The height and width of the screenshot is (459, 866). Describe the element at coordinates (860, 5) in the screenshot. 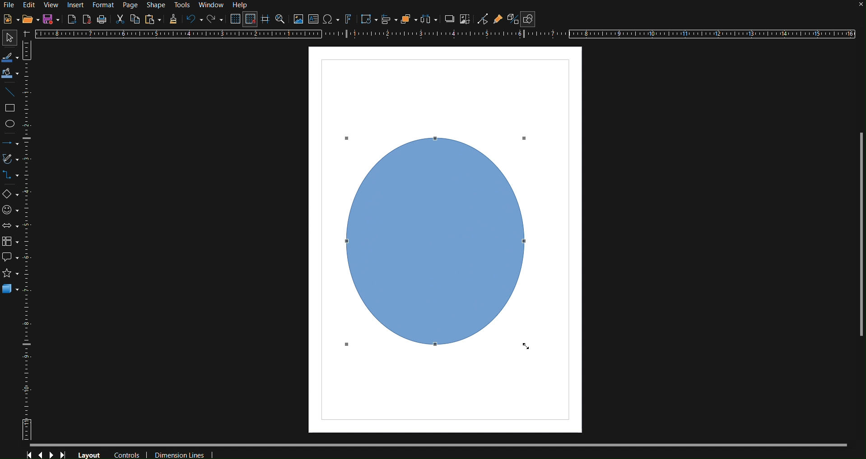

I see `close` at that location.